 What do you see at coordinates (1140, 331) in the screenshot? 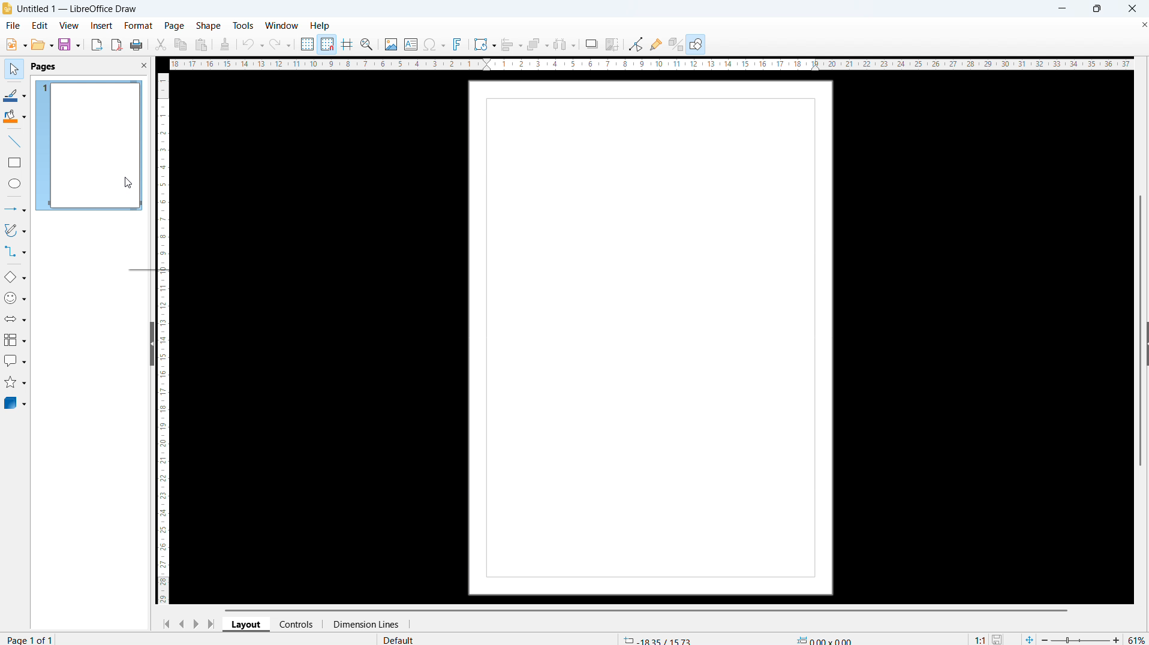
I see `vertical scrollbar` at bounding box center [1140, 331].